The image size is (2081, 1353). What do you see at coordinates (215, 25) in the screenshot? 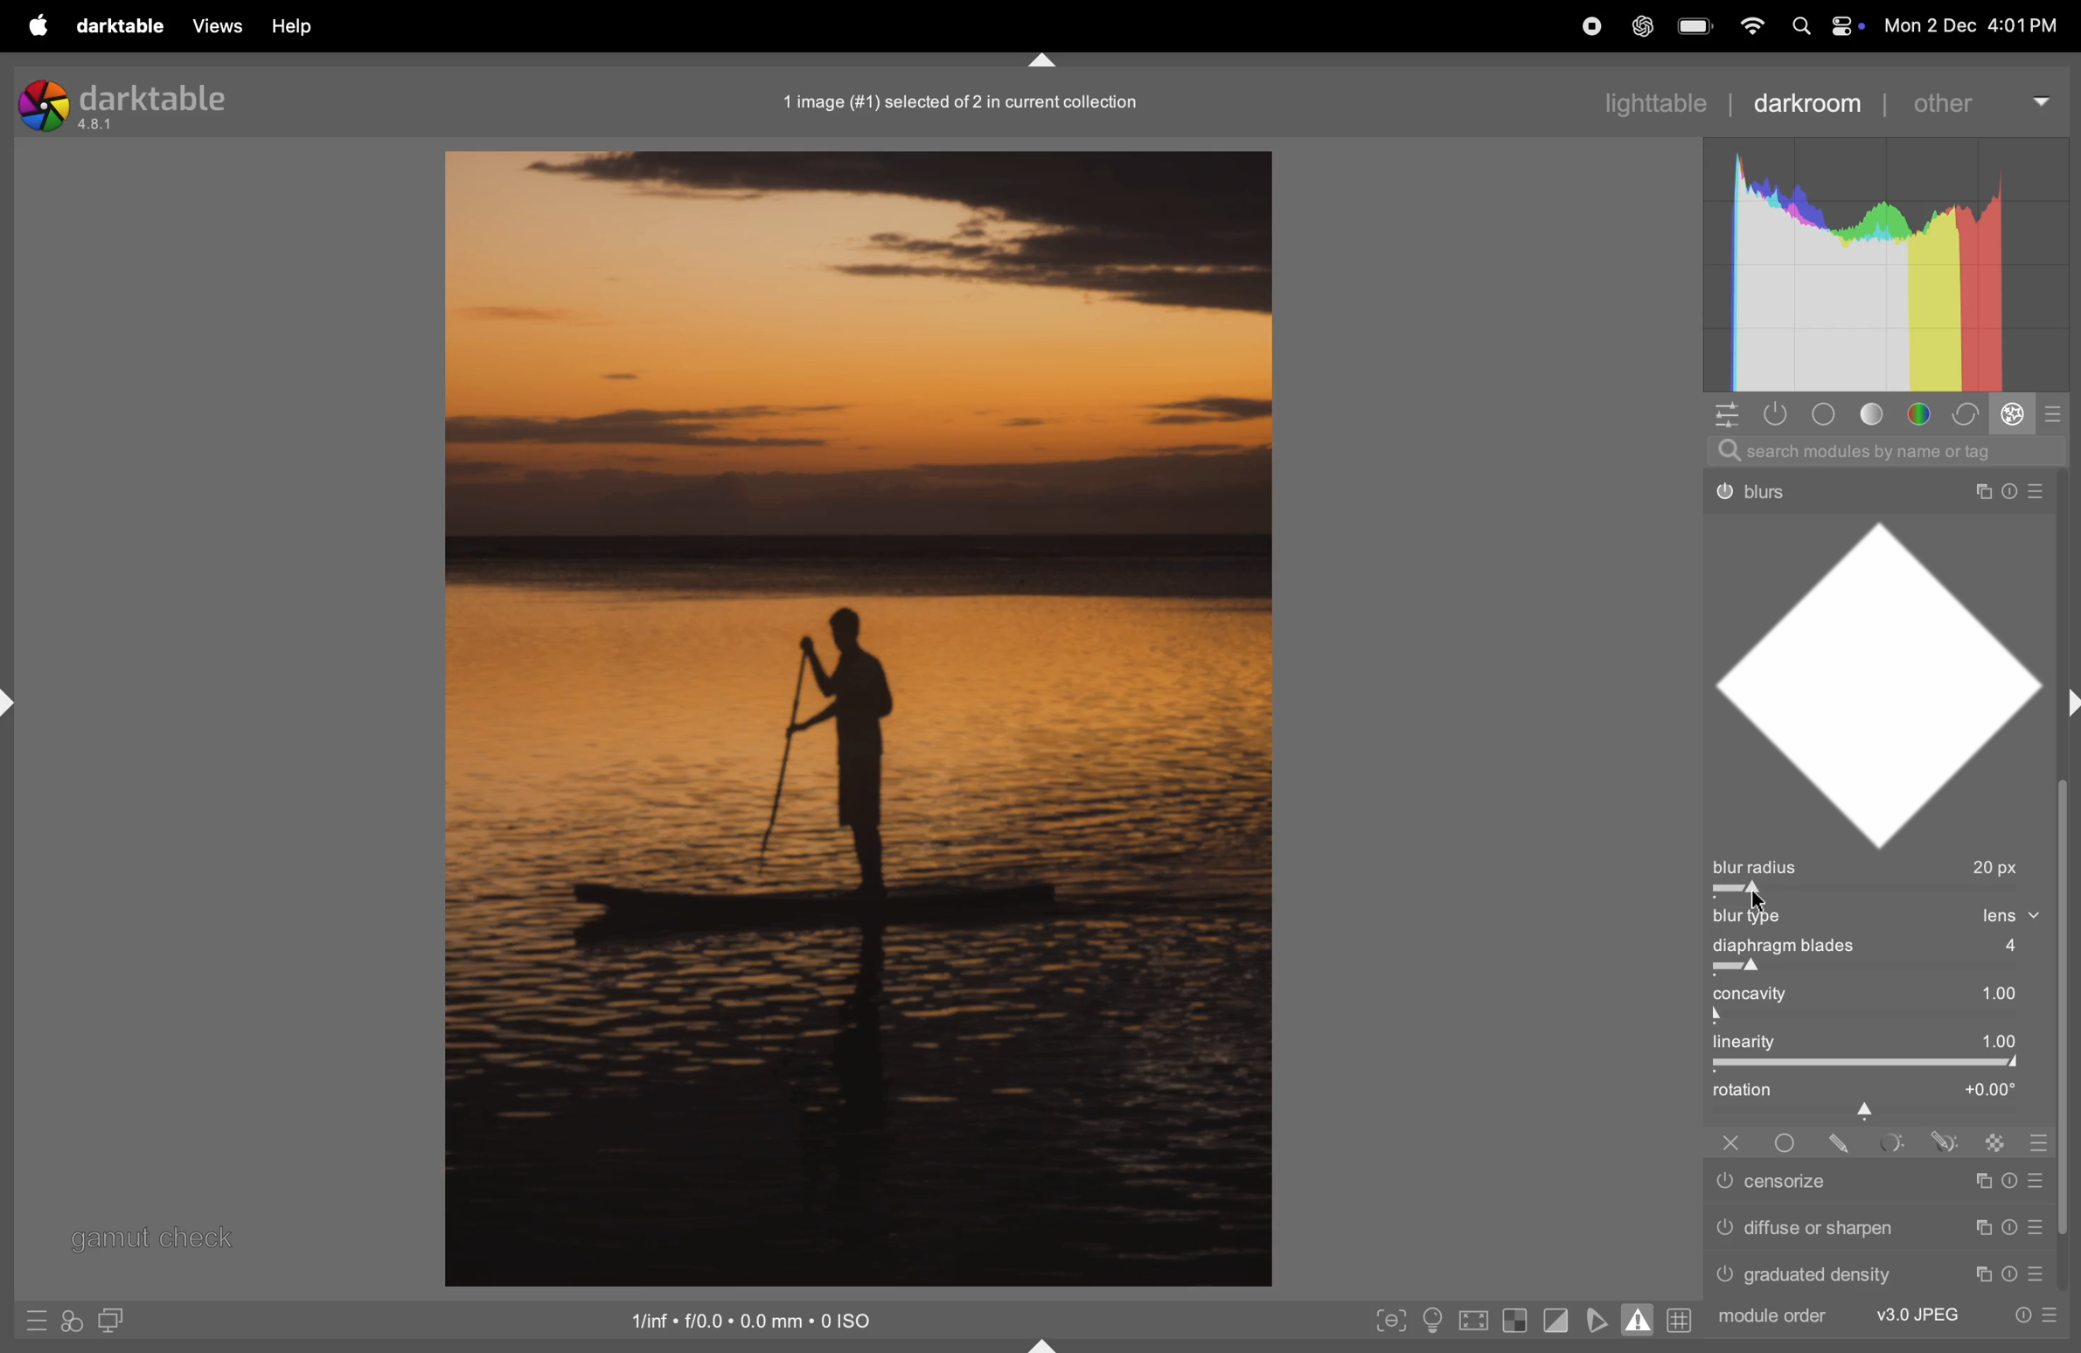
I see `views` at bounding box center [215, 25].